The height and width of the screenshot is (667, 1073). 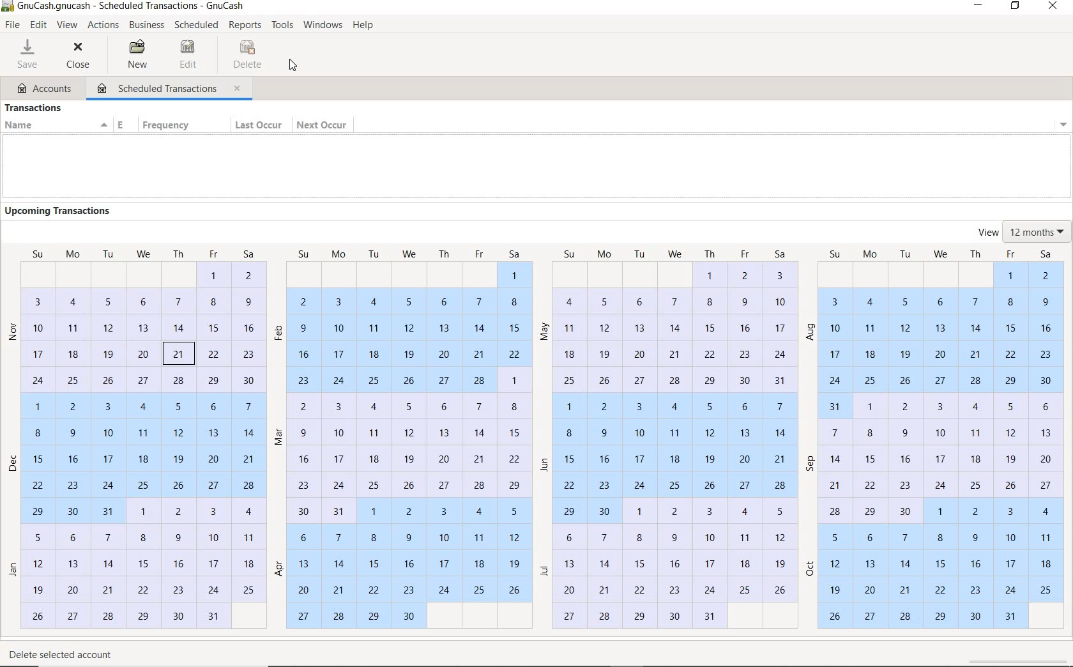 What do you see at coordinates (59, 211) in the screenshot?
I see `UPCOMING TRANSACTIONS` at bounding box center [59, 211].